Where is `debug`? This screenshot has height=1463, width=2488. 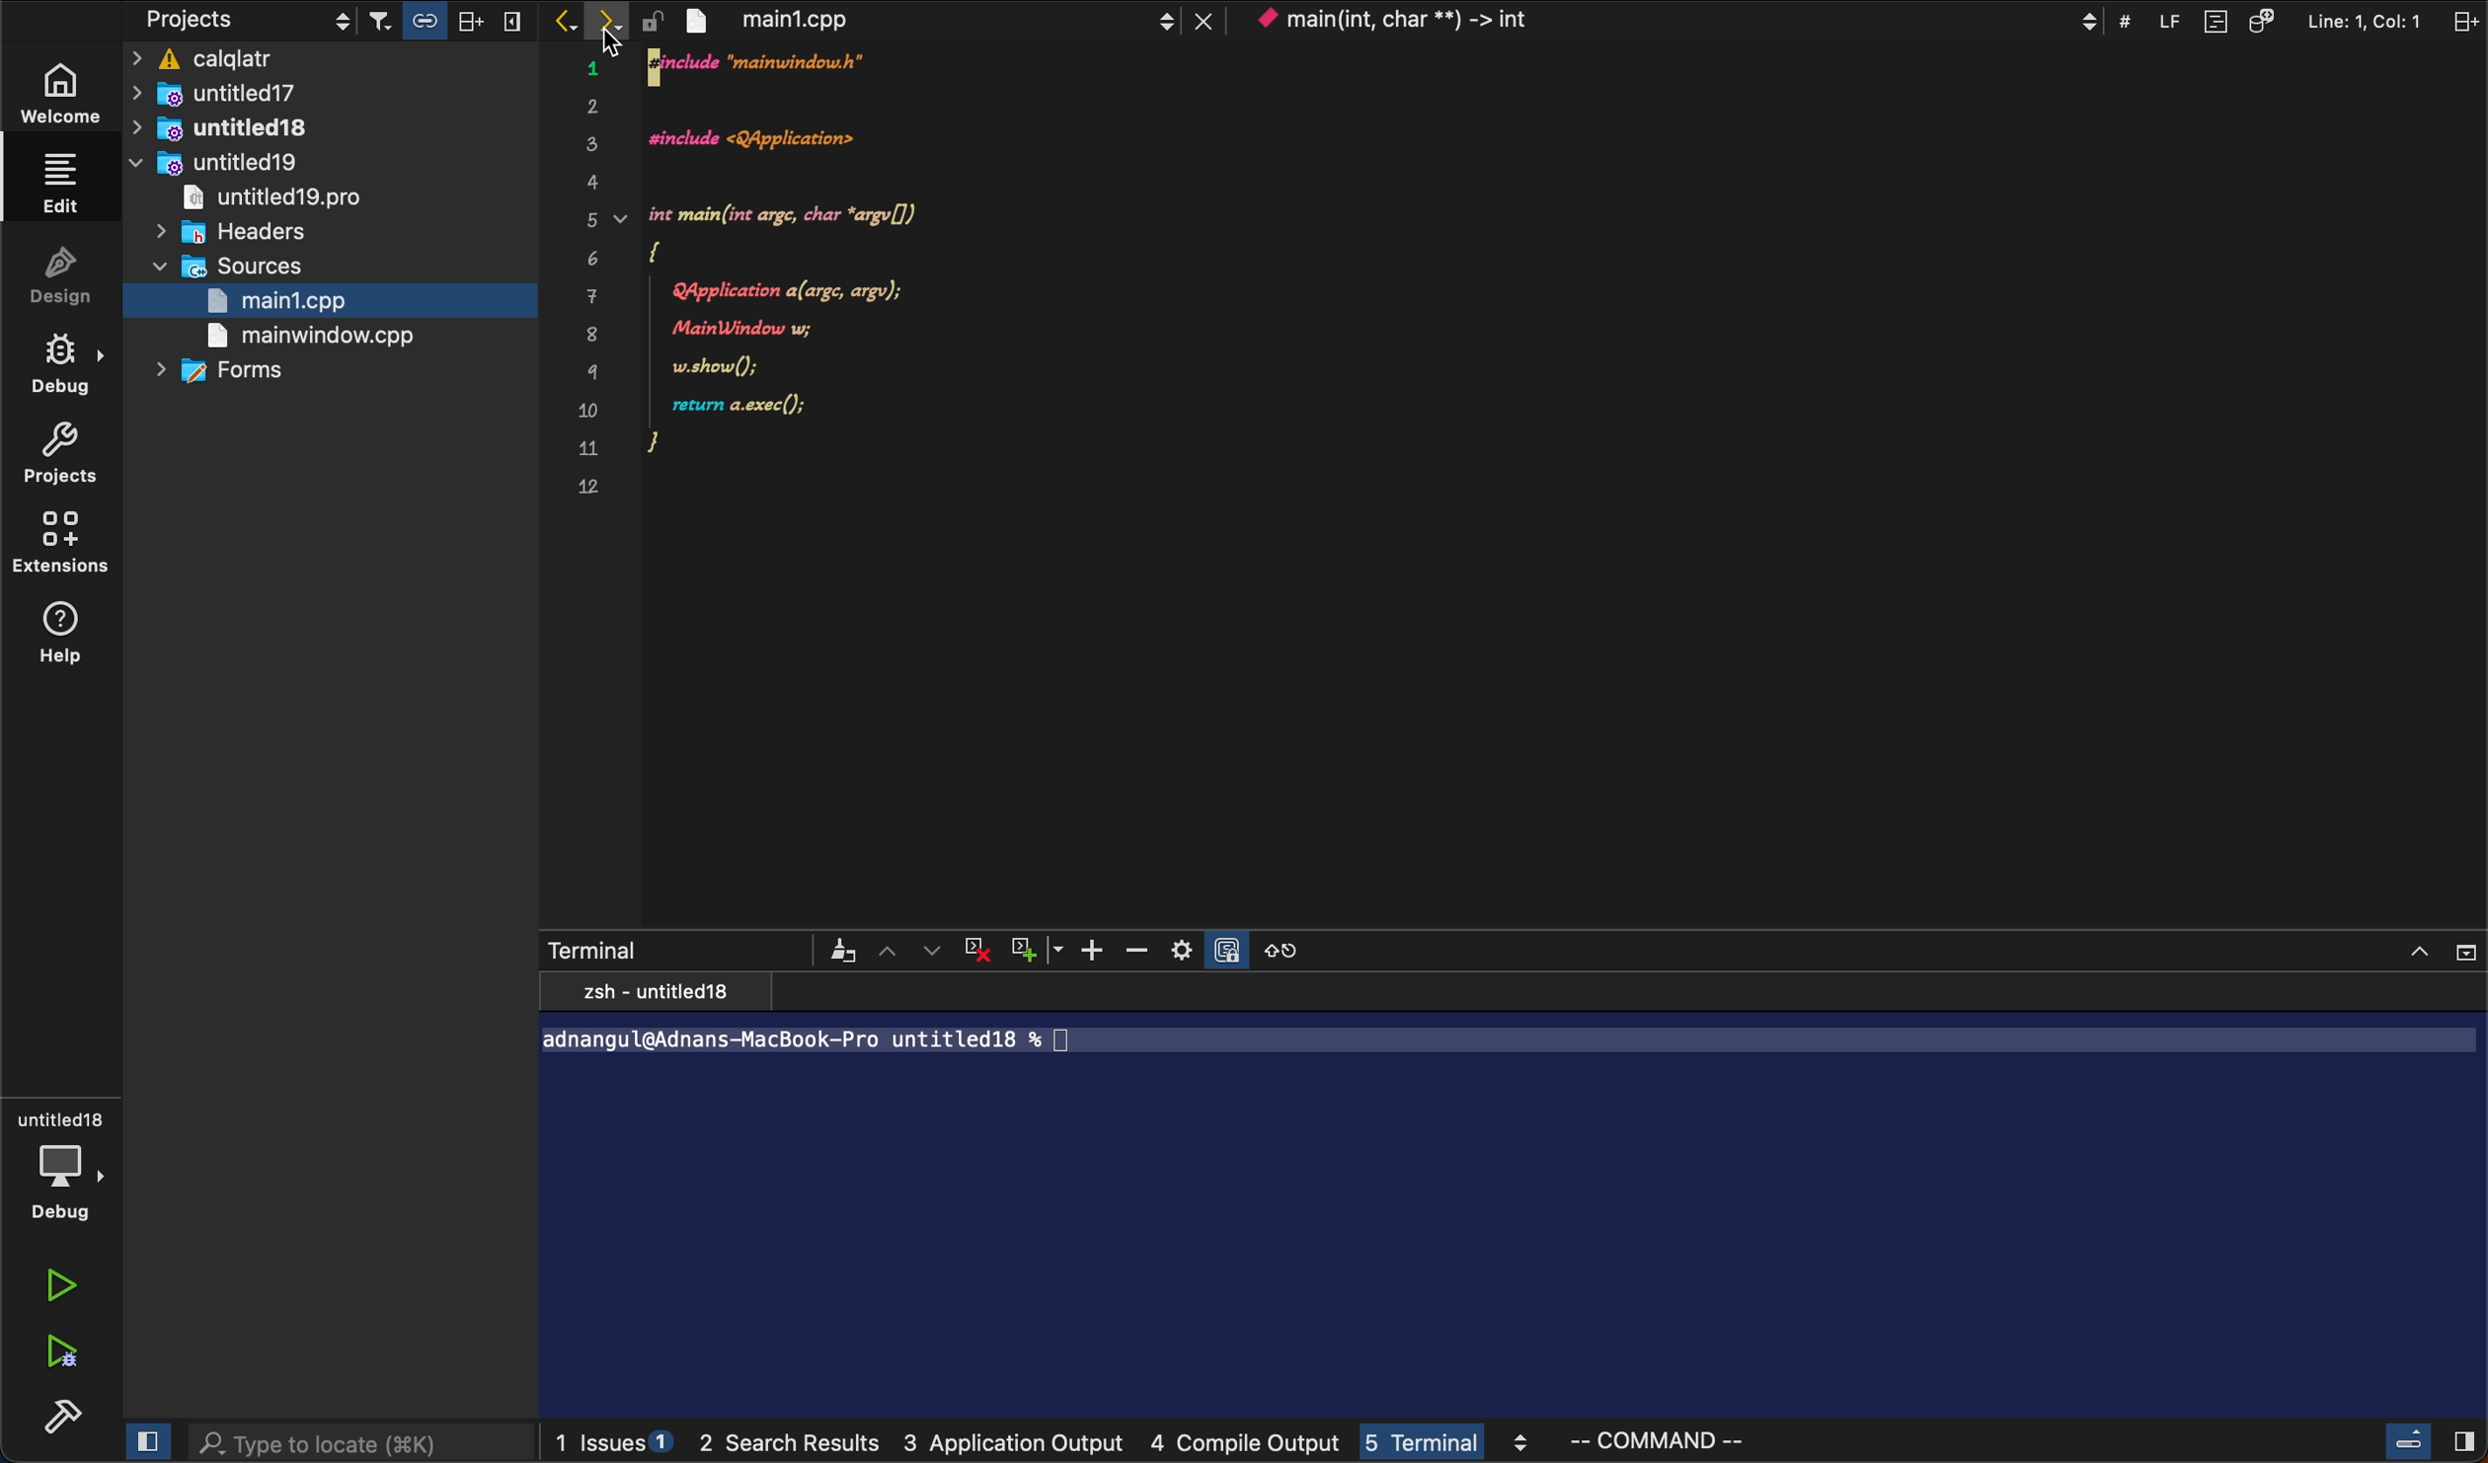 debug is located at coordinates (63, 1162).